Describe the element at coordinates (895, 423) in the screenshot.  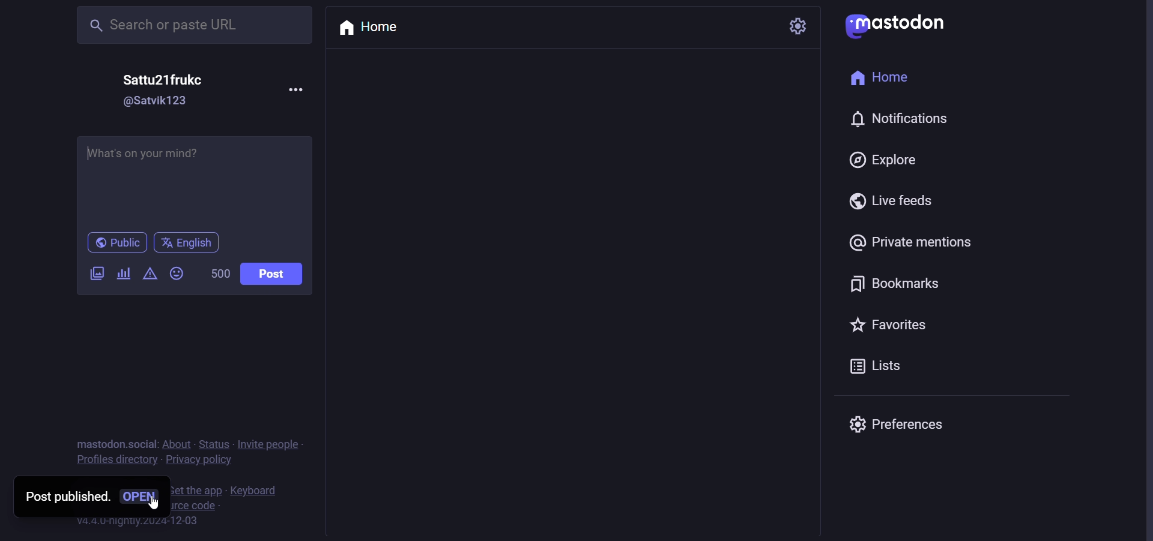
I see `preferences` at that location.